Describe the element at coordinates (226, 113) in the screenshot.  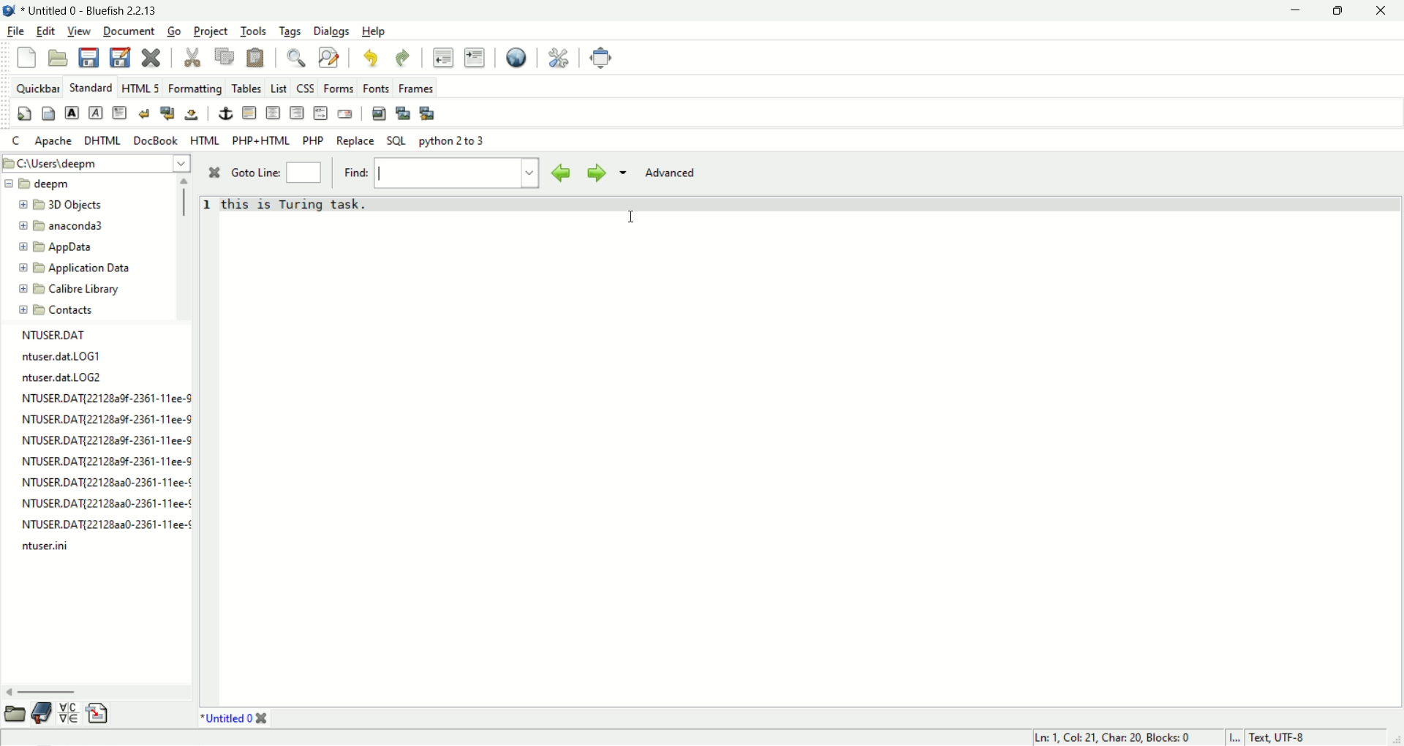
I see `anchor` at that location.